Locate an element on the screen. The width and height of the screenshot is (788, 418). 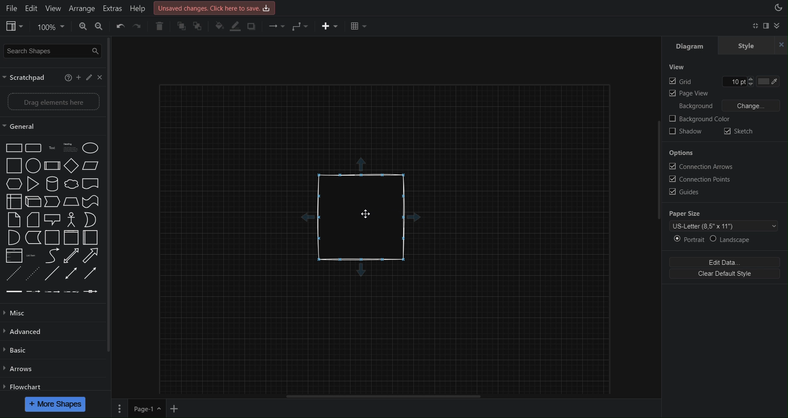
Pages is located at coordinates (120, 408).